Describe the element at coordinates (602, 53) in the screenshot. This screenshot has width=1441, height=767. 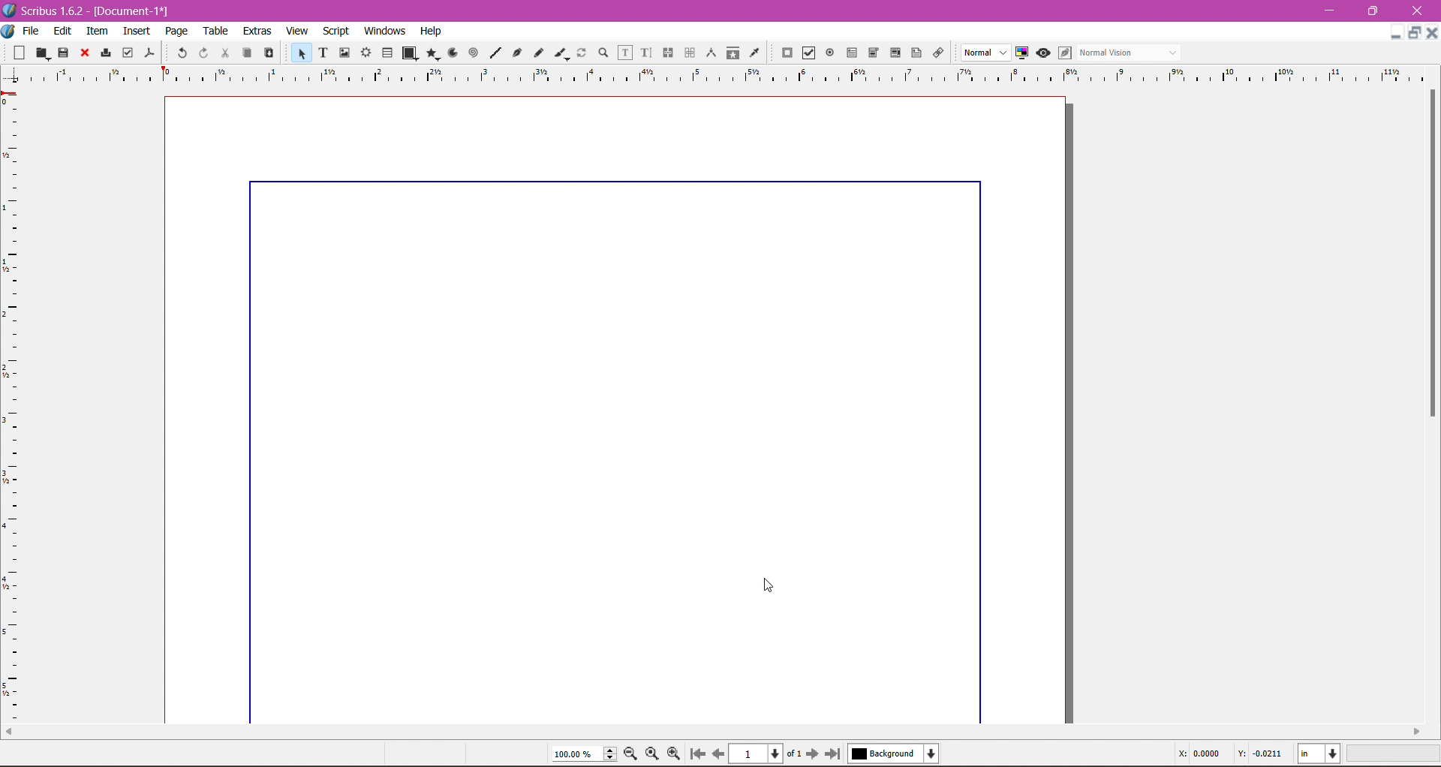
I see `Zoom In or Out` at that location.